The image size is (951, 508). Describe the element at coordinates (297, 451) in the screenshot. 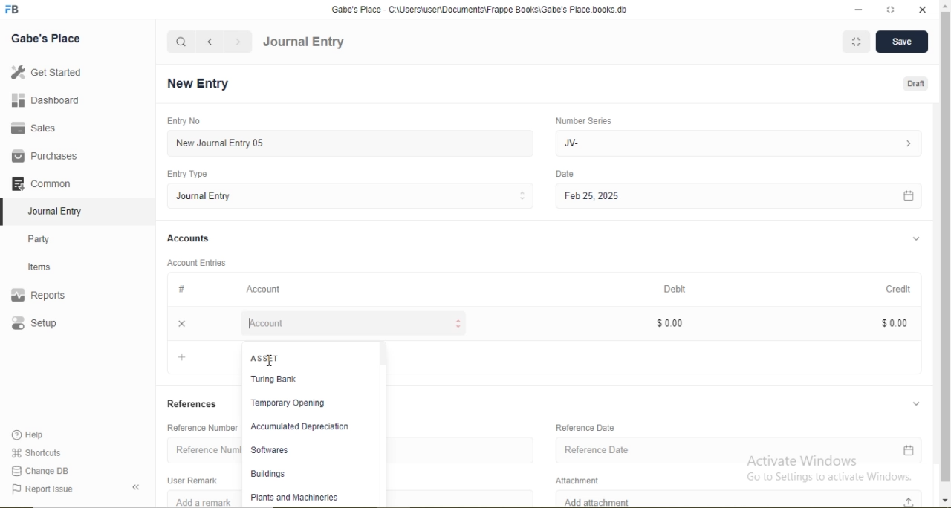

I see `Softwares` at that location.